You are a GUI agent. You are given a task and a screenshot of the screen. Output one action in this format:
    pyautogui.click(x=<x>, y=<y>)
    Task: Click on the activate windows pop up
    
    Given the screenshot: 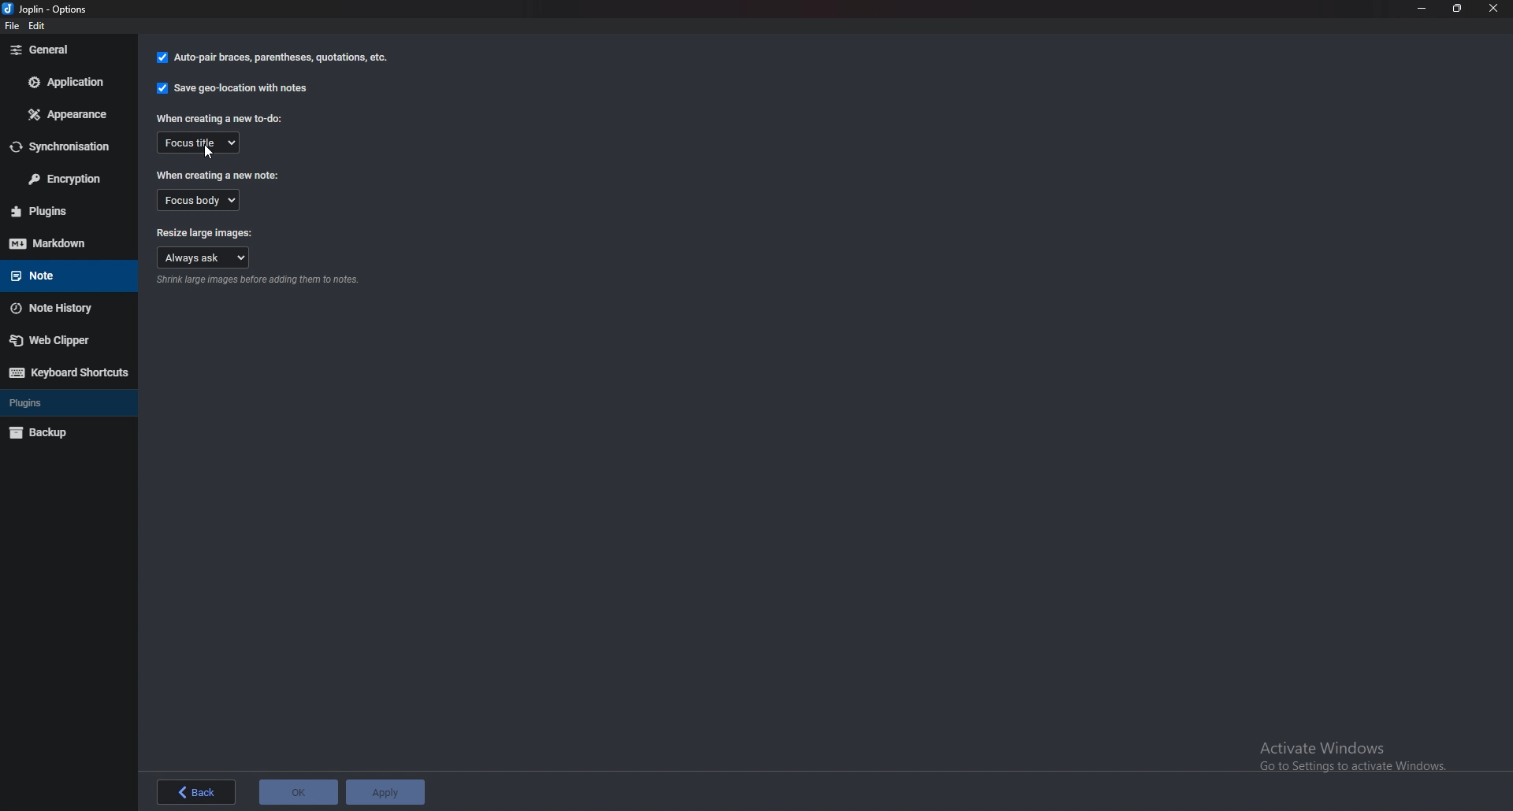 What is the action you would take?
    pyautogui.click(x=1351, y=757)
    